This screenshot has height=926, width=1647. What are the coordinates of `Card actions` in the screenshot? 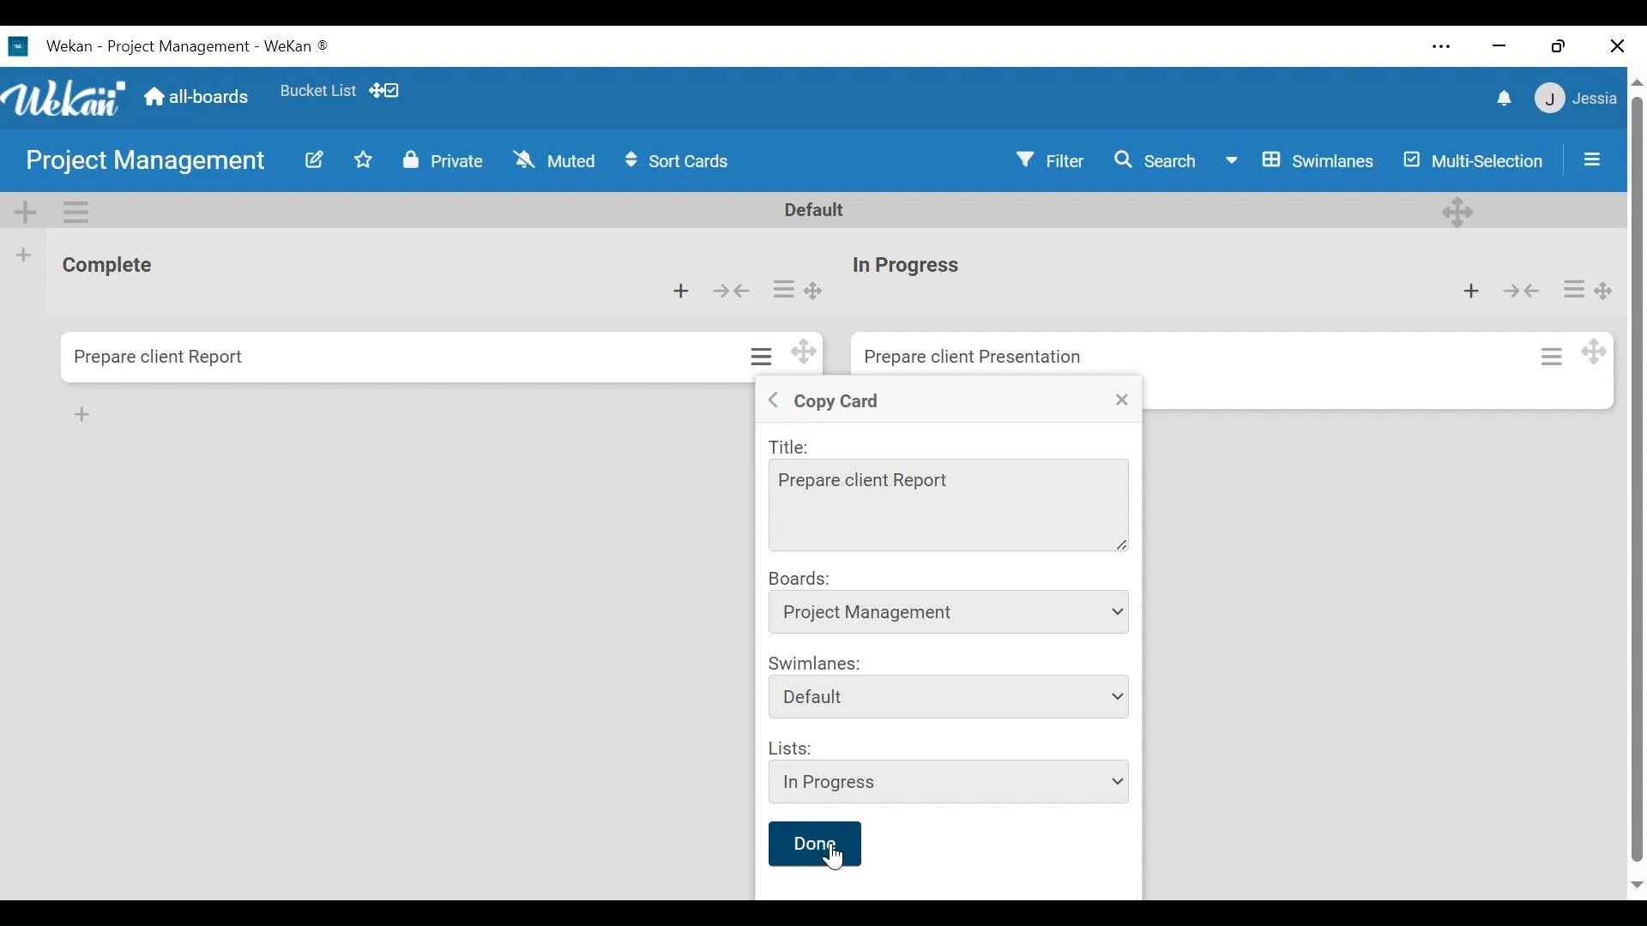 It's located at (1573, 290).